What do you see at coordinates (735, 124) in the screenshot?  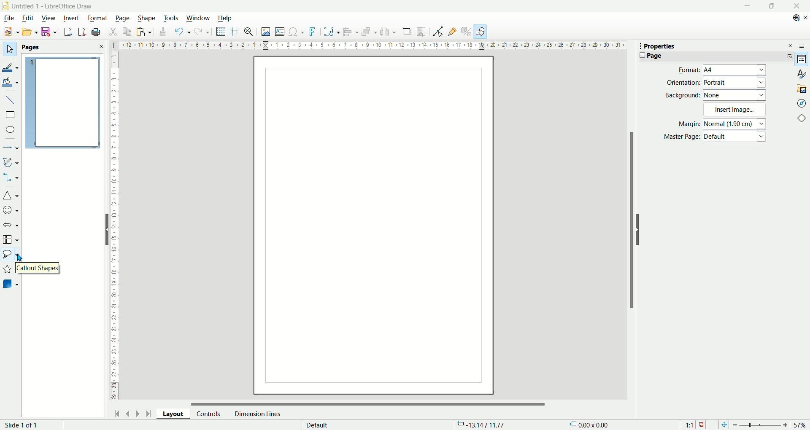 I see `Normal` at bounding box center [735, 124].